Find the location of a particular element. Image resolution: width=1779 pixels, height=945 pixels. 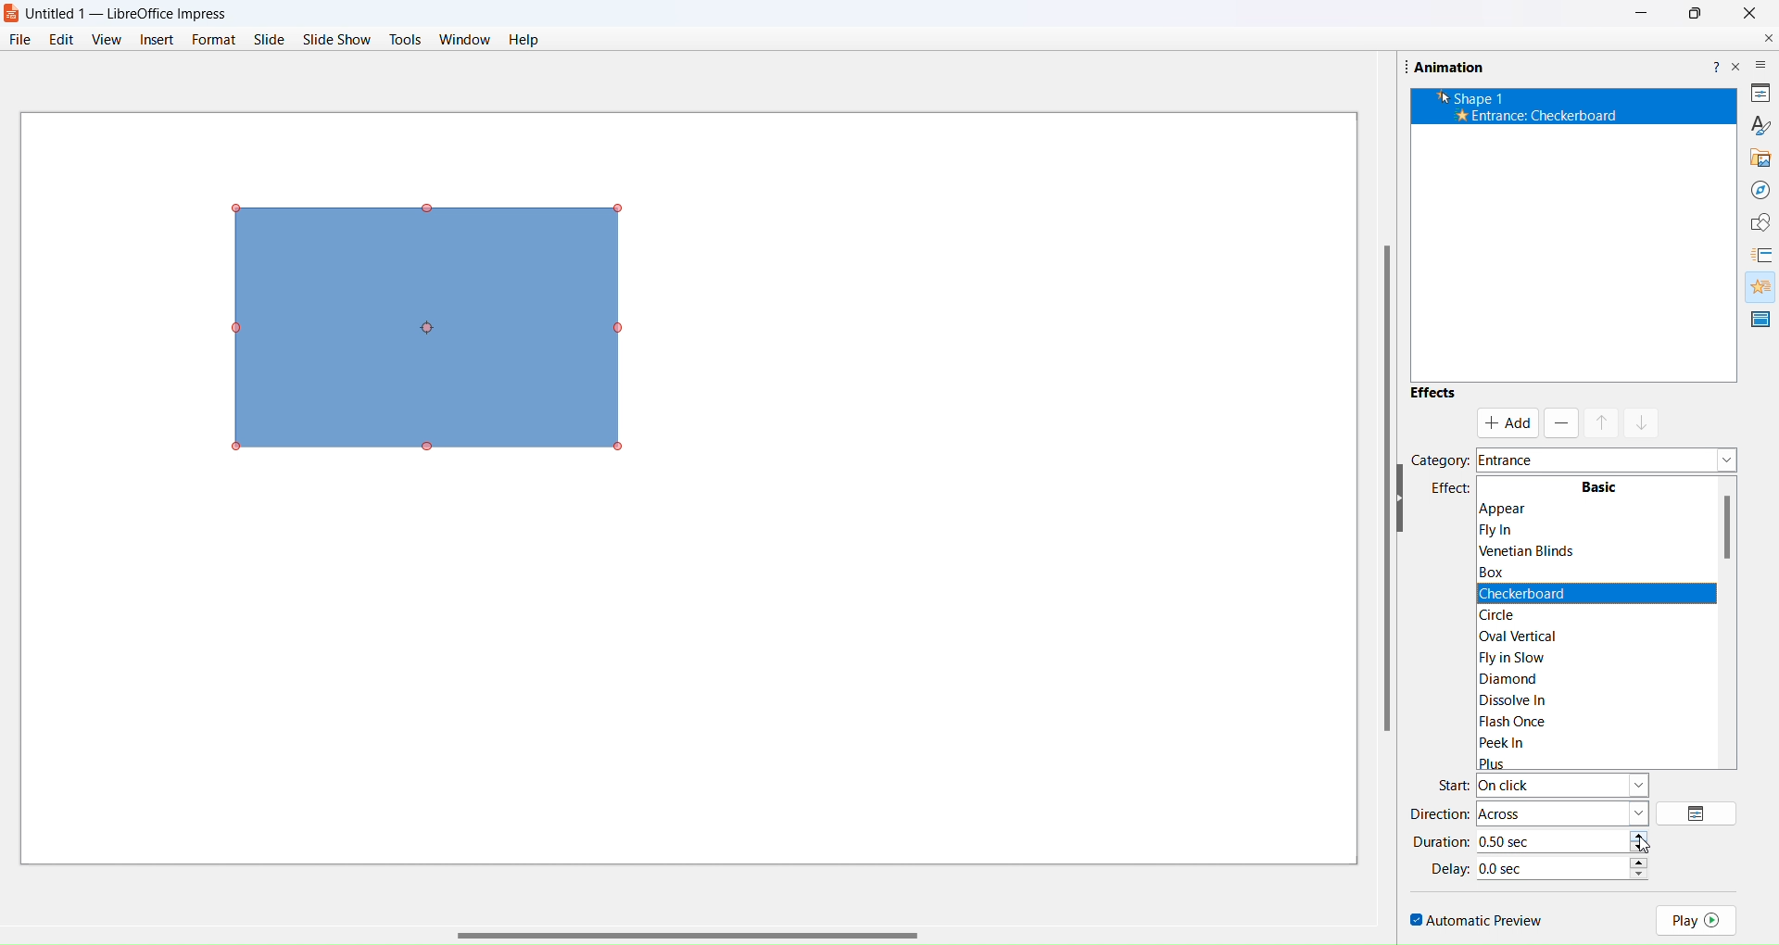

help is located at coordinates (524, 41).